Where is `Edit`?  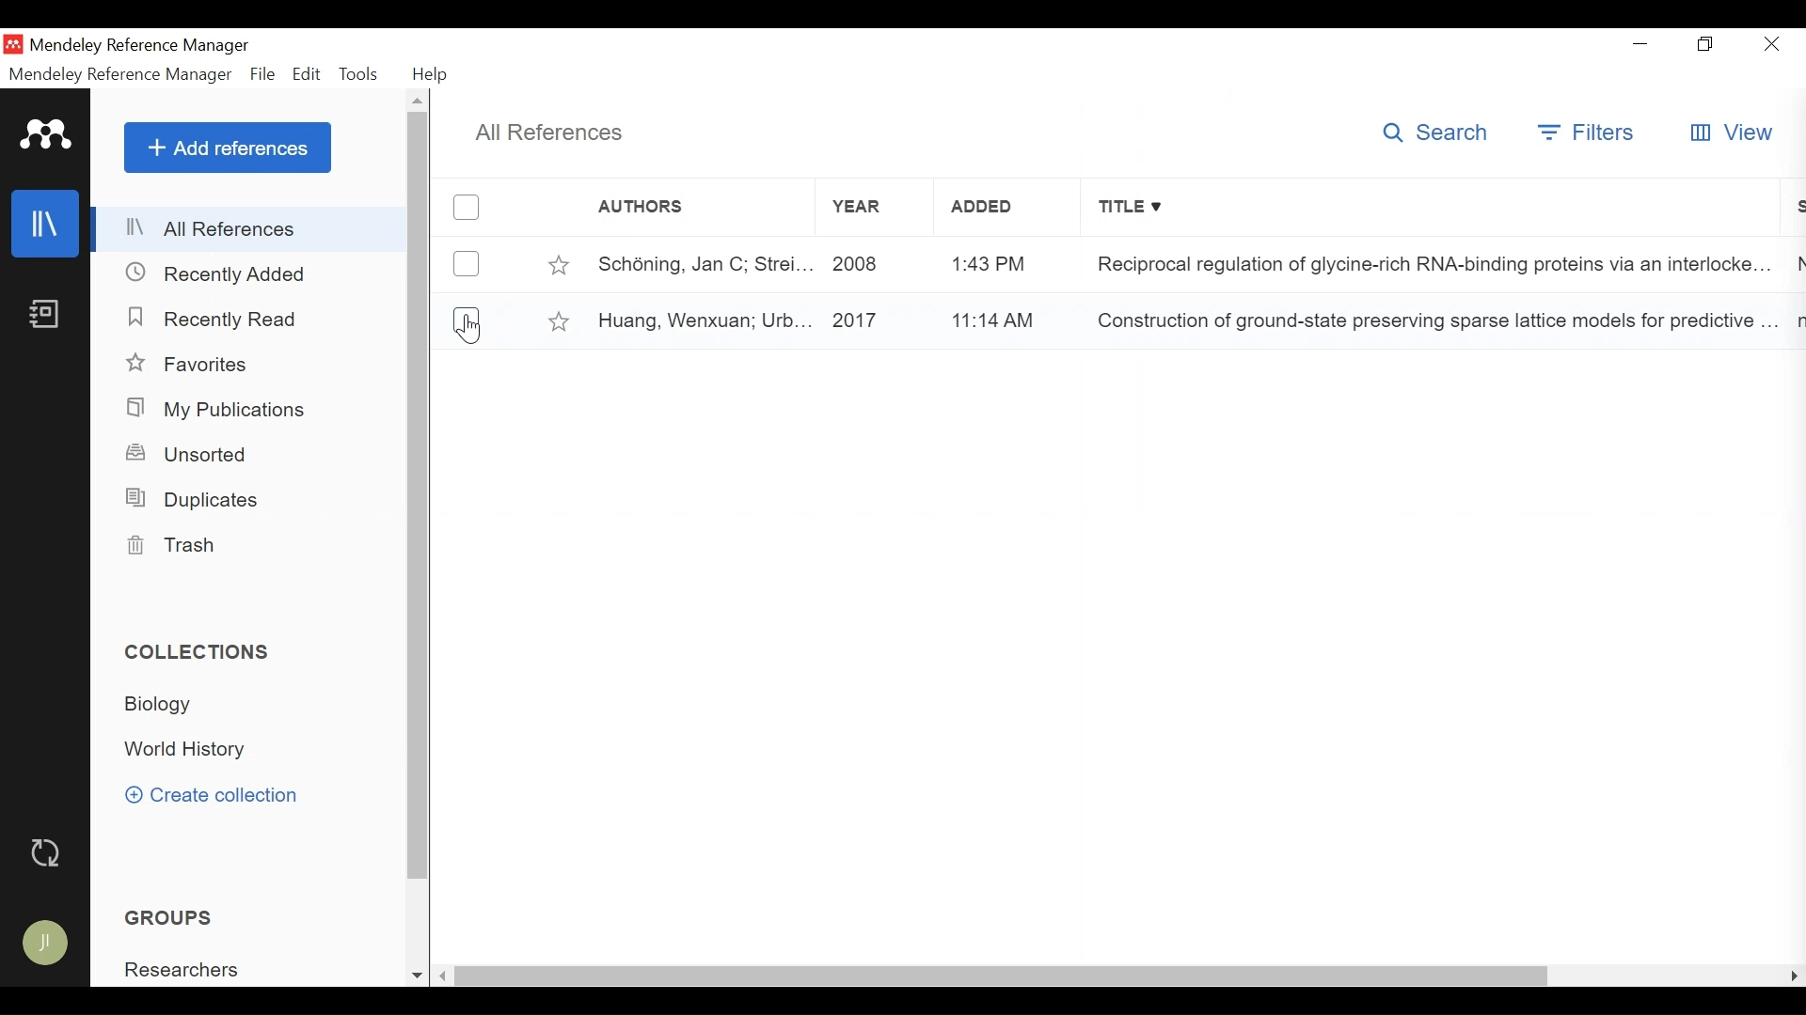 Edit is located at coordinates (306, 74).